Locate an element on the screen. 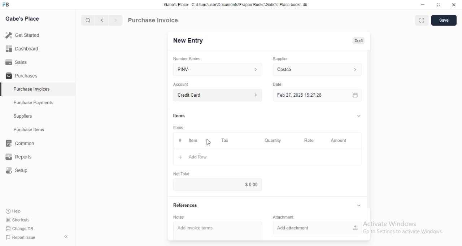 Image resolution: width=462 pixels, height=246 pixels. Help is located at coordinates (18, 211).